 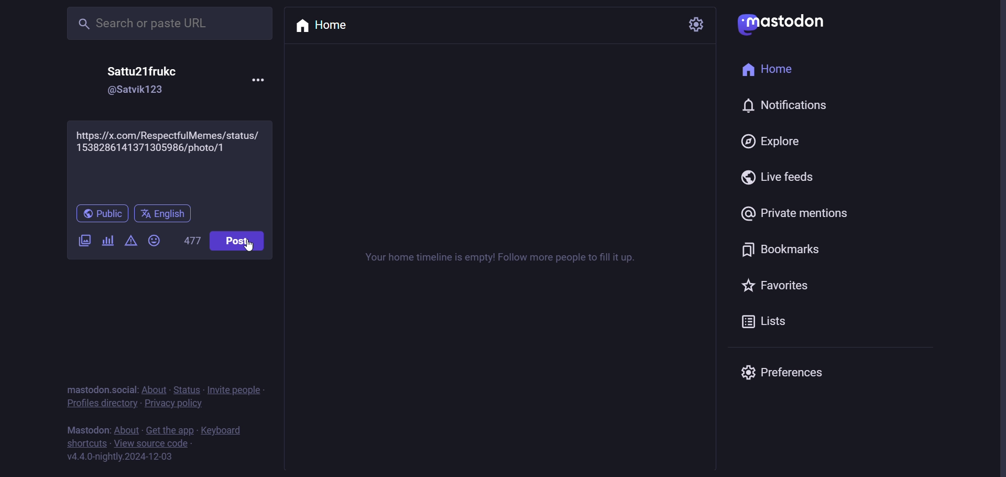 I want to click on post, so click(x=236, y=242).